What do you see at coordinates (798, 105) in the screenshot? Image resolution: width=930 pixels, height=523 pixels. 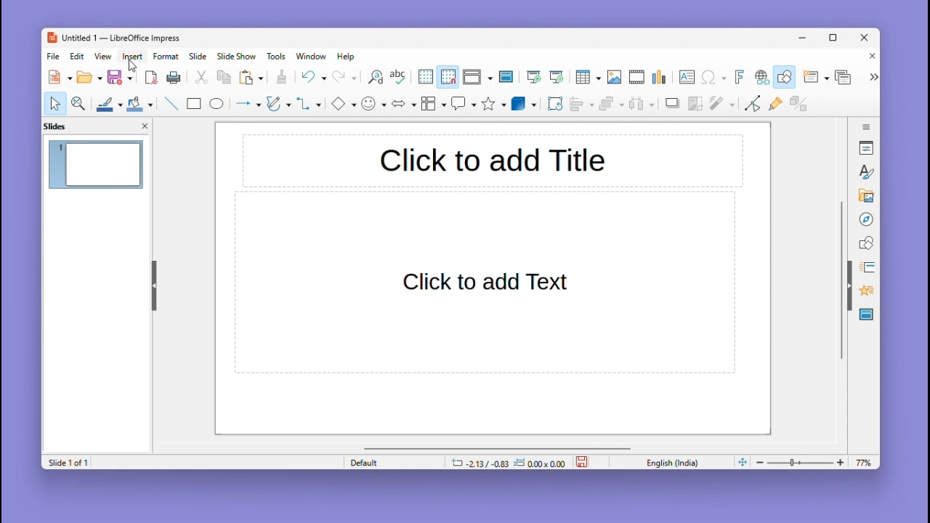 I see `Toggle extrusion` at bounding box center [798, 105].